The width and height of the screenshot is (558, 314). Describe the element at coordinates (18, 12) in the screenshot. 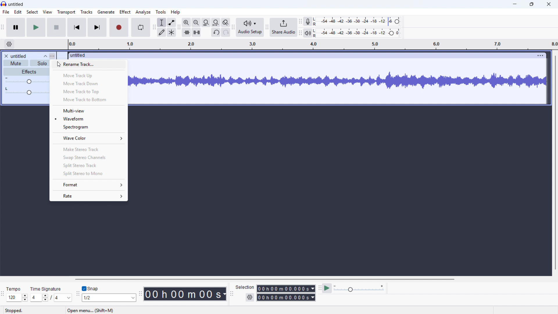

I see `Edit ` at that location.